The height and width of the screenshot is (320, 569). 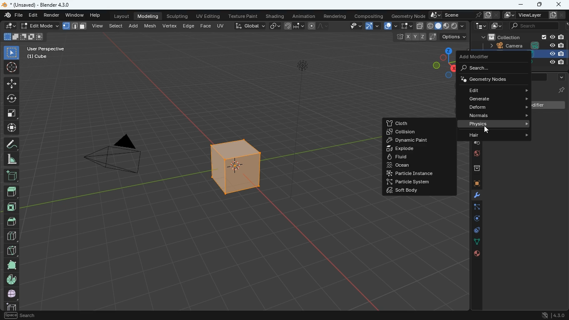 I want to click on join, so click(x=295, y=27).